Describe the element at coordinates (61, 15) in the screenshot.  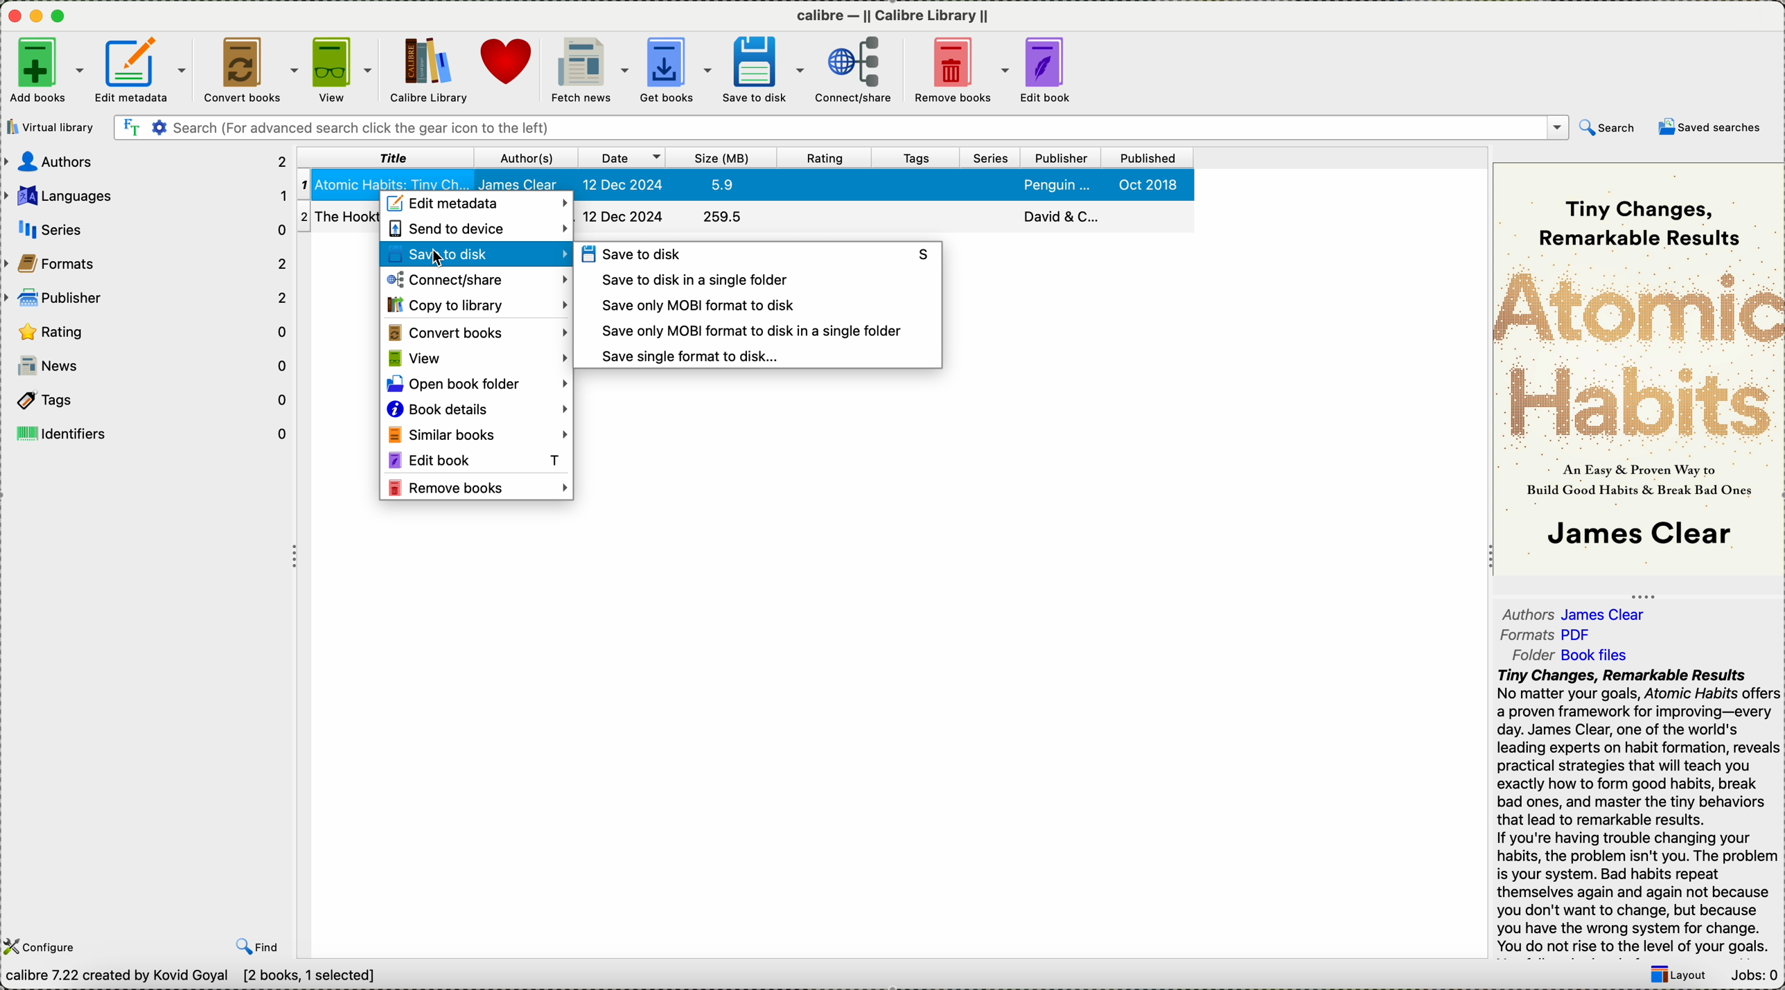
I see `maximize` at that location.